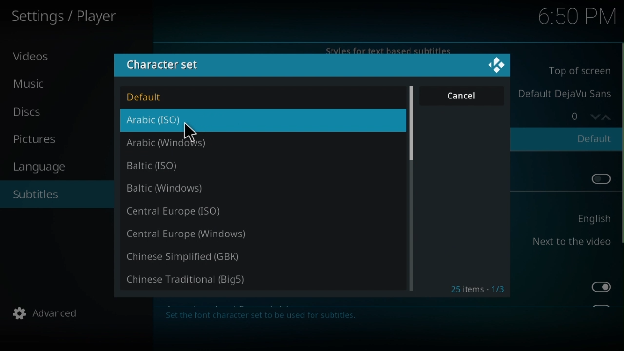  What do you see at coordinates (192, 119) in the screenshot?
I see `Arabic (ISO)` at bounding box center [192, 119].